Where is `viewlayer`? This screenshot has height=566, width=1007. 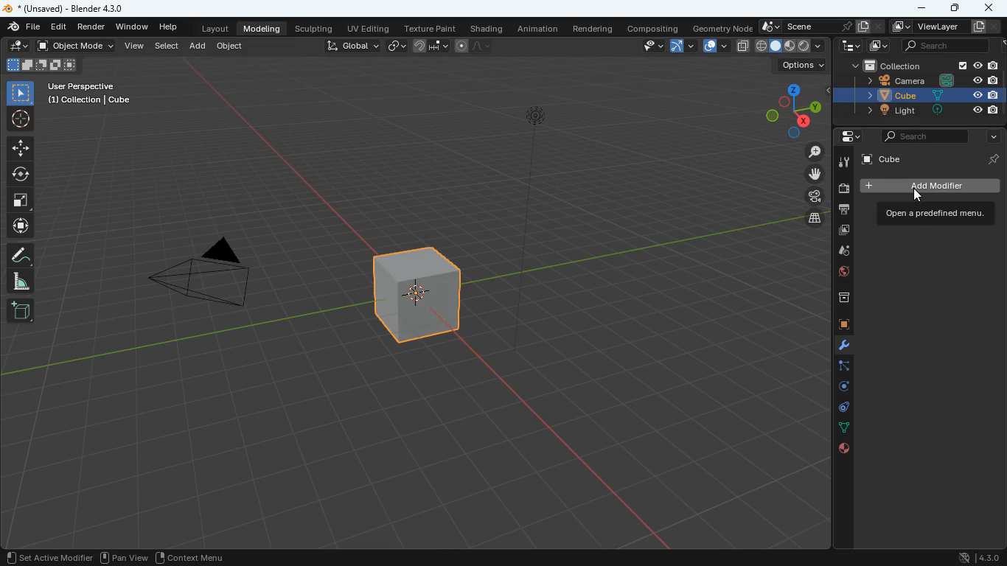
viewlayer is located at coordinates (947, 26).